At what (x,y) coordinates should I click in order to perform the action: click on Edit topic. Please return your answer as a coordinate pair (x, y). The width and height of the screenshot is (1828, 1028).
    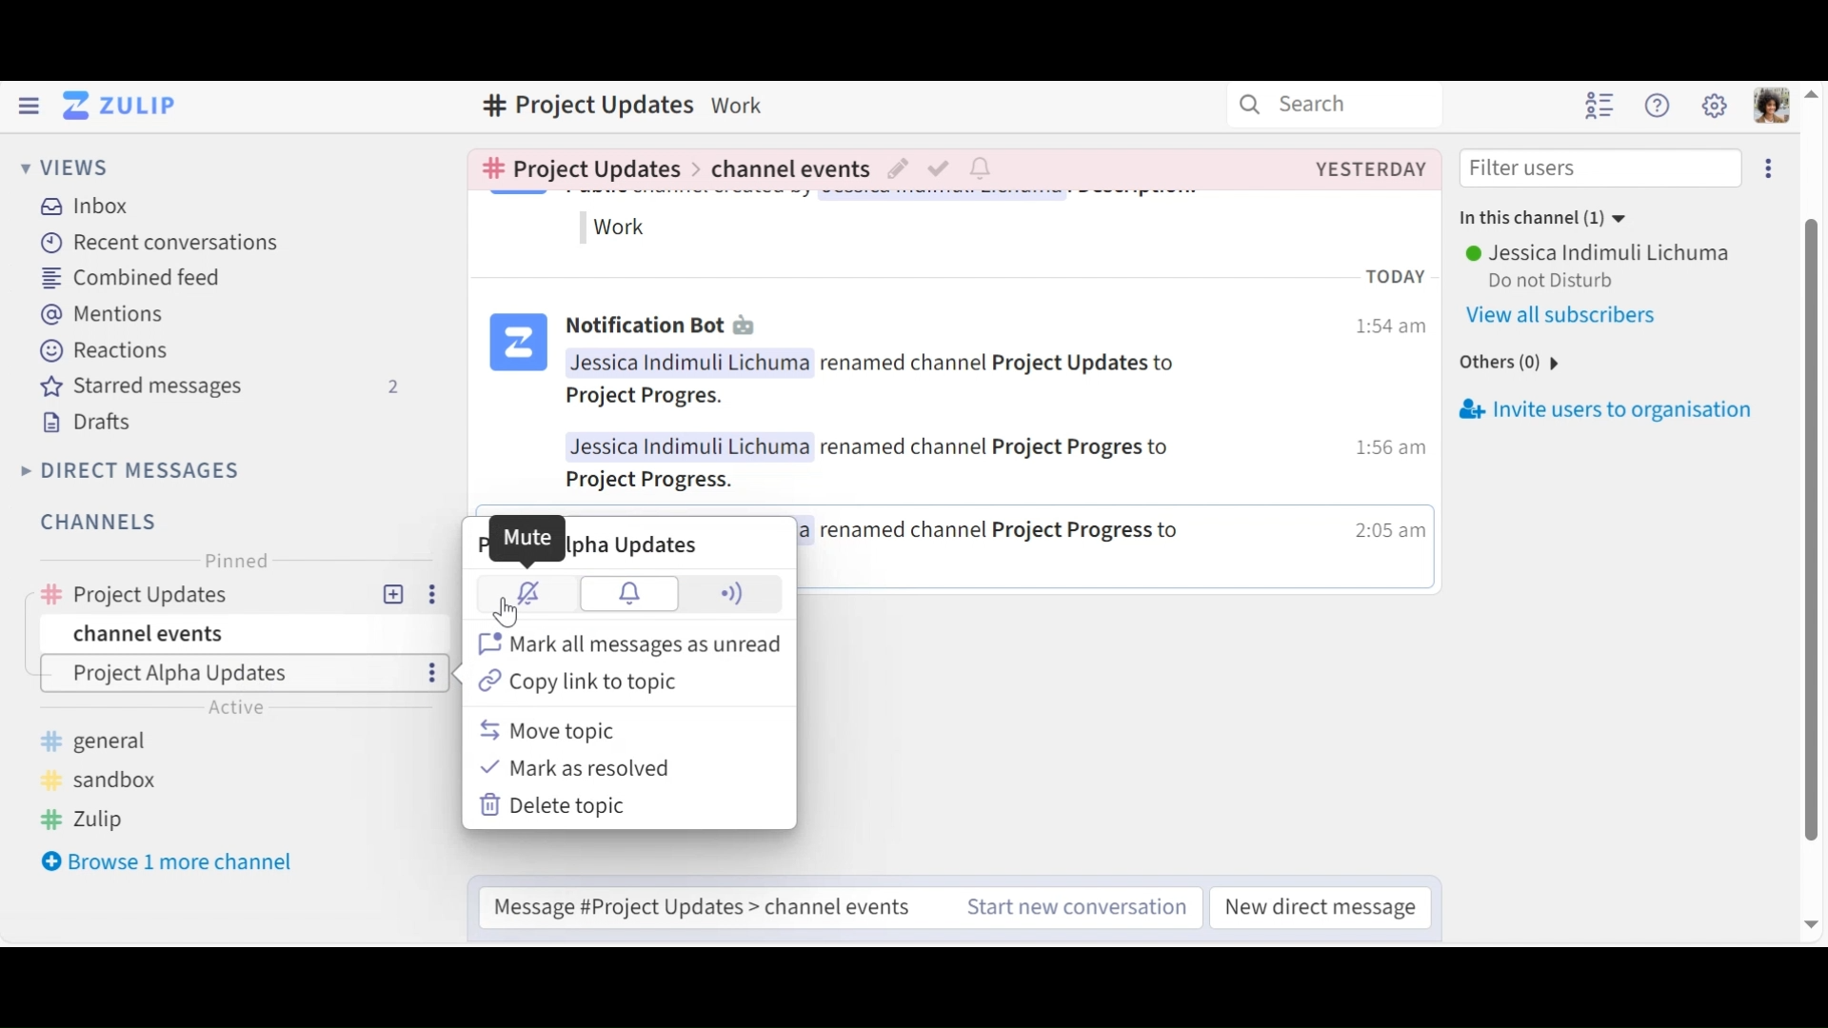
    Looking at the image, I should click on (900, 171).